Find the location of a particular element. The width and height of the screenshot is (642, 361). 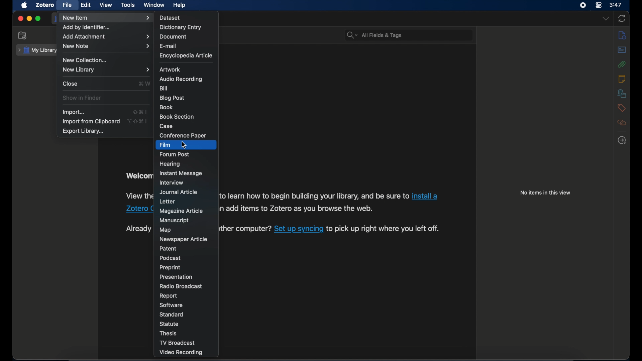

newspaper article is located at coordinates (183, 239).